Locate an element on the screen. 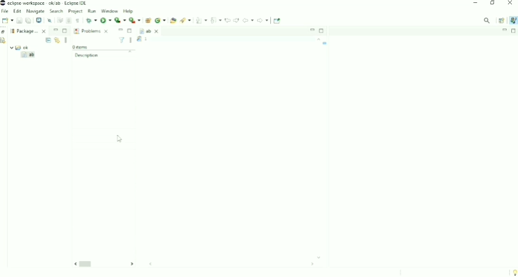  Minimize is located at coordinates (55, 30).